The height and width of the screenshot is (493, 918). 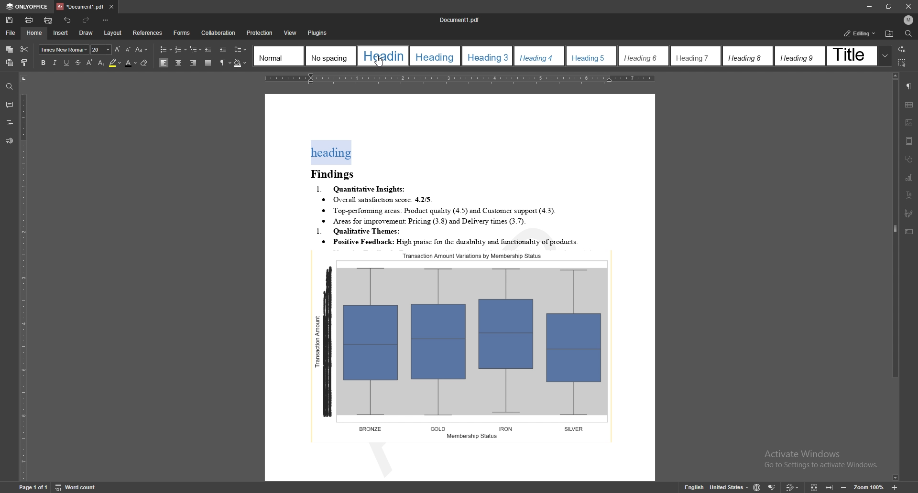 I want to click on insert, so click(x=60, y=32).